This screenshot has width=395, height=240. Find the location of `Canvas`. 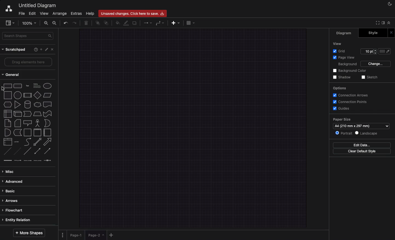

Canvas is located at coordinates (193, 128).